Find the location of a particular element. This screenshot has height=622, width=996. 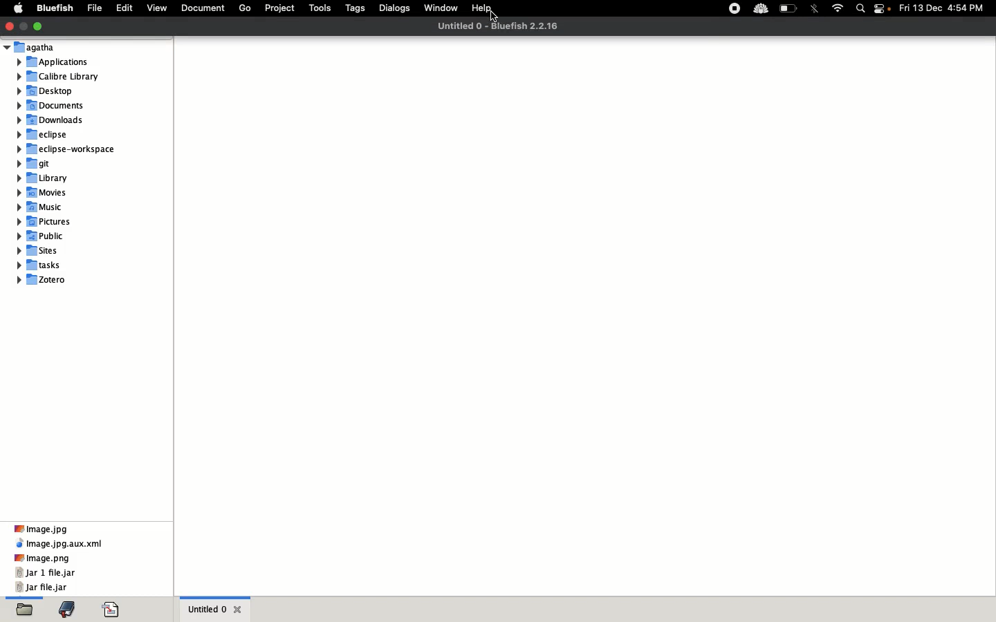

Search is located at coordinates (861, 8).